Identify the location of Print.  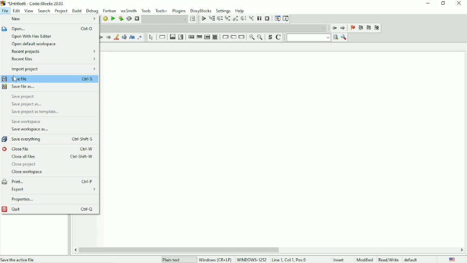
(48, 181).